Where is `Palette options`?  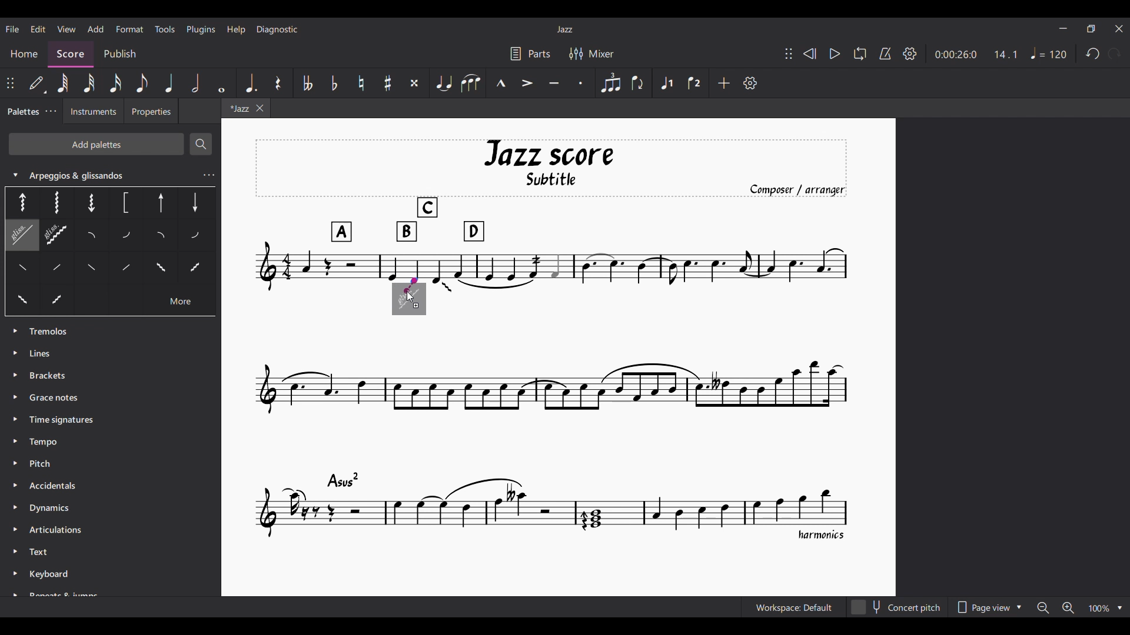 Palette options is located at coordinates (52, 332).